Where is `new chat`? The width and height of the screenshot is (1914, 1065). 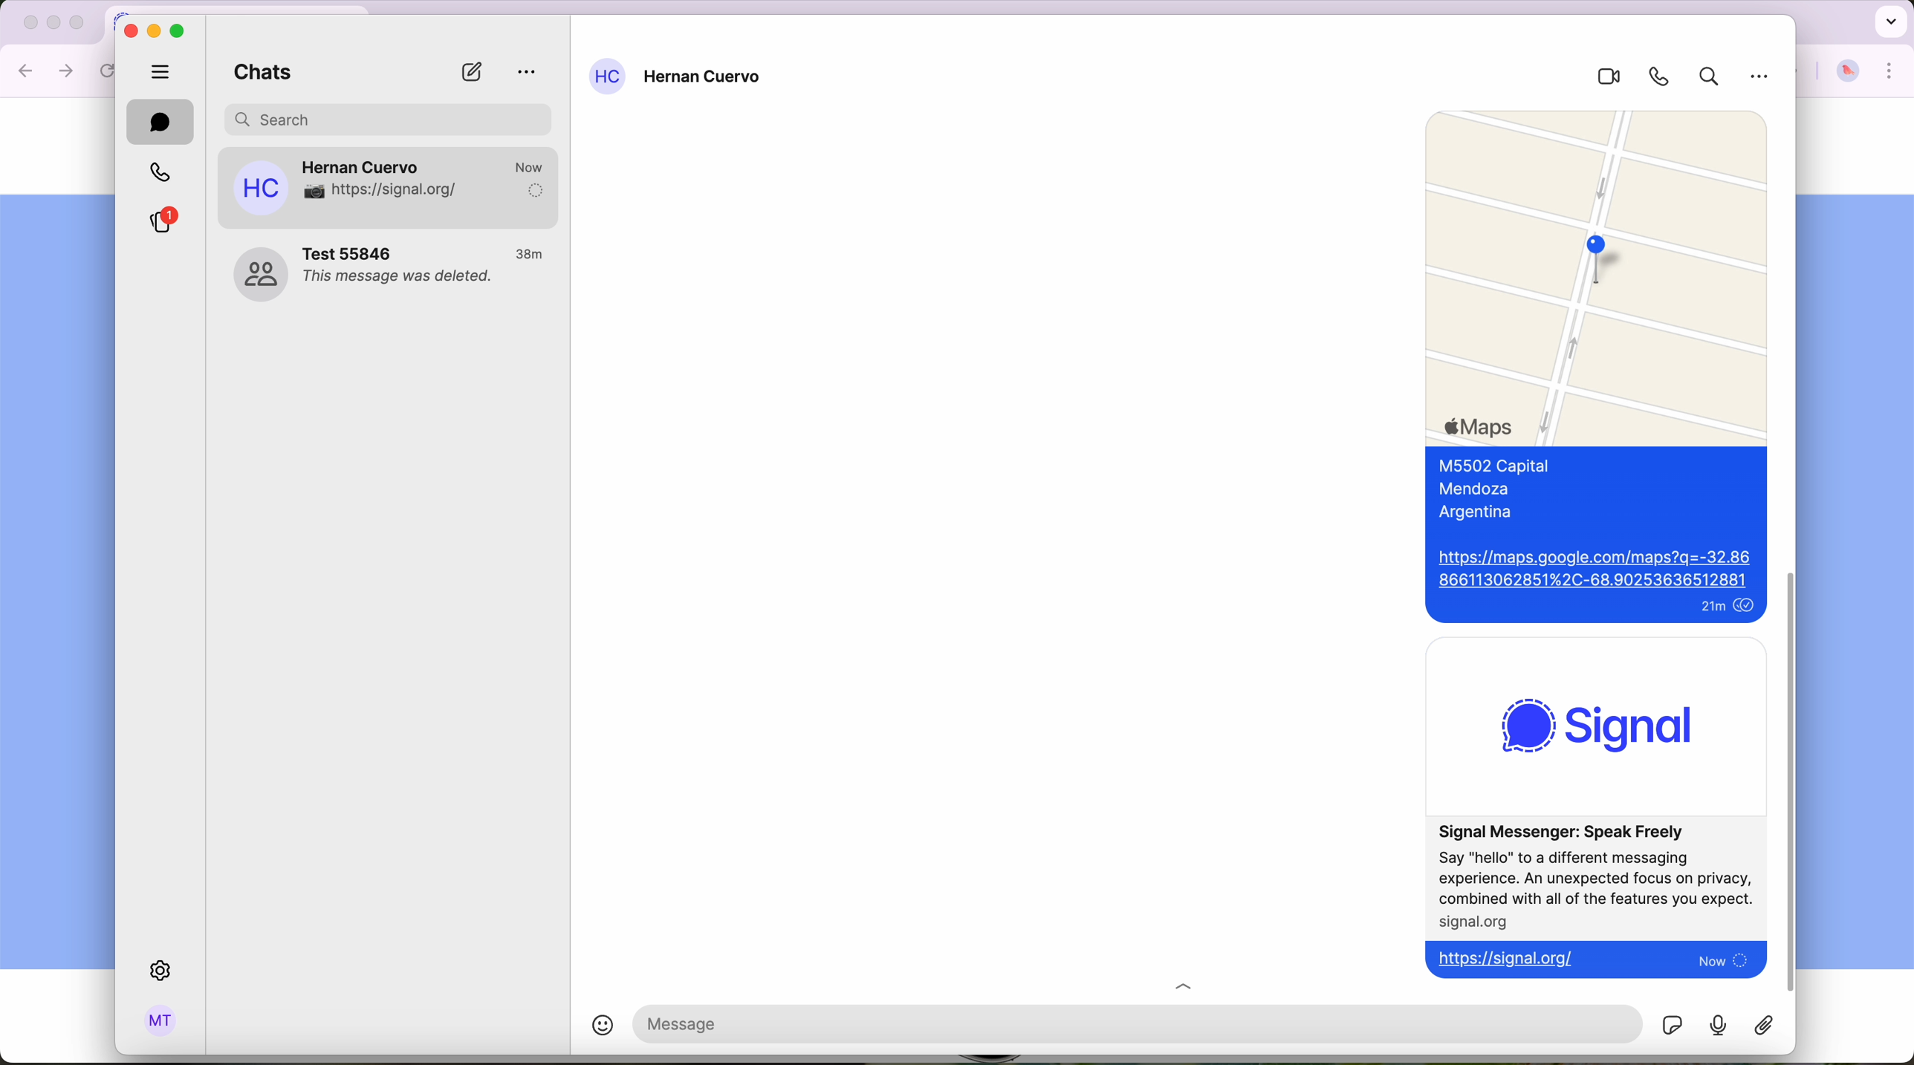 new chat is located at coordinates (471, 72).